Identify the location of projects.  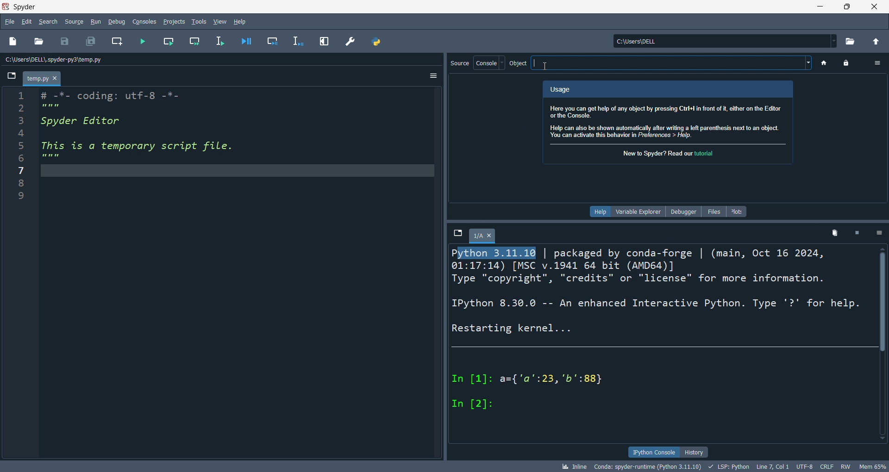
(171, 19).